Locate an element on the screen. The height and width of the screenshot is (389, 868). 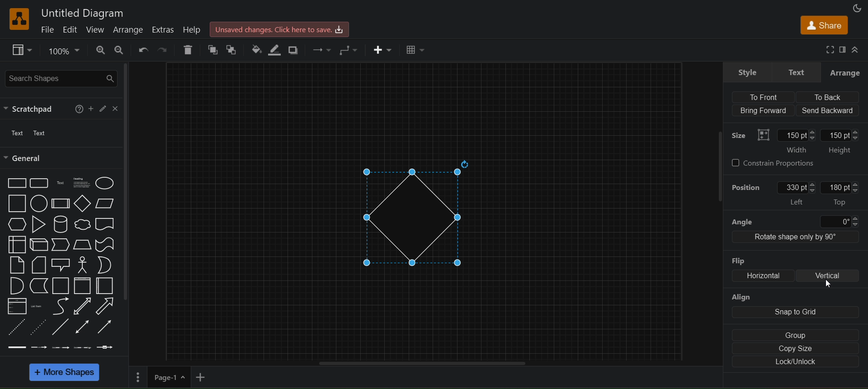
fill color is located at coordinates (255, 48).